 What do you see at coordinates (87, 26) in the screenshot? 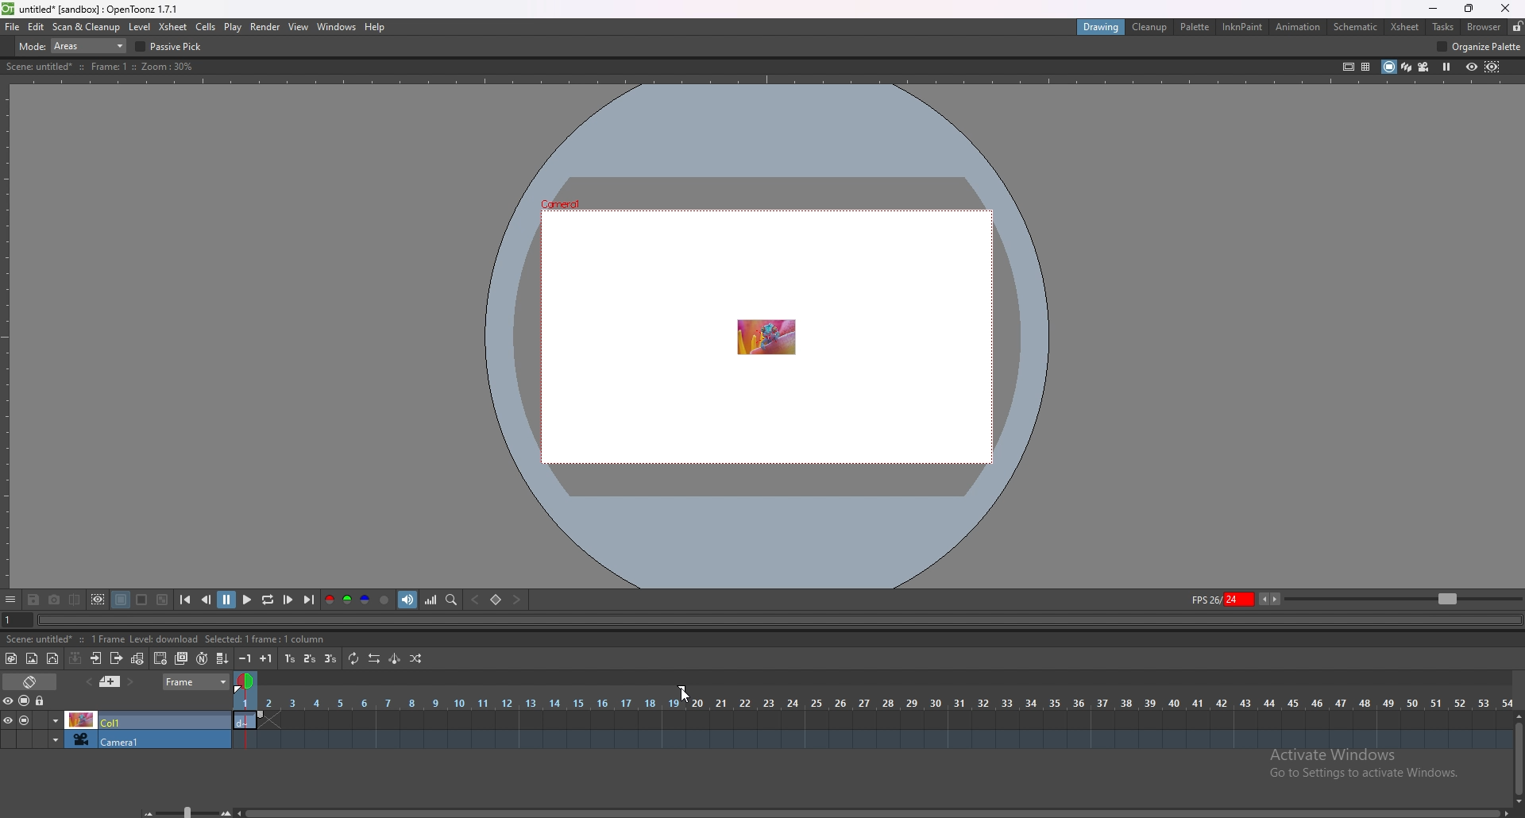
I see `scan and cleanup` at bounding box center [87, 26].